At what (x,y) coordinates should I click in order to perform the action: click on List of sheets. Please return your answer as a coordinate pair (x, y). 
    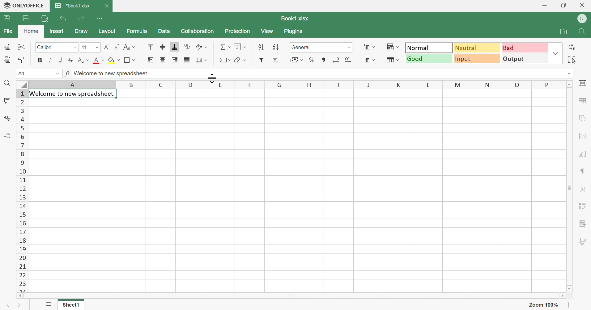
    Looking at the image, I should click on (49, 306).